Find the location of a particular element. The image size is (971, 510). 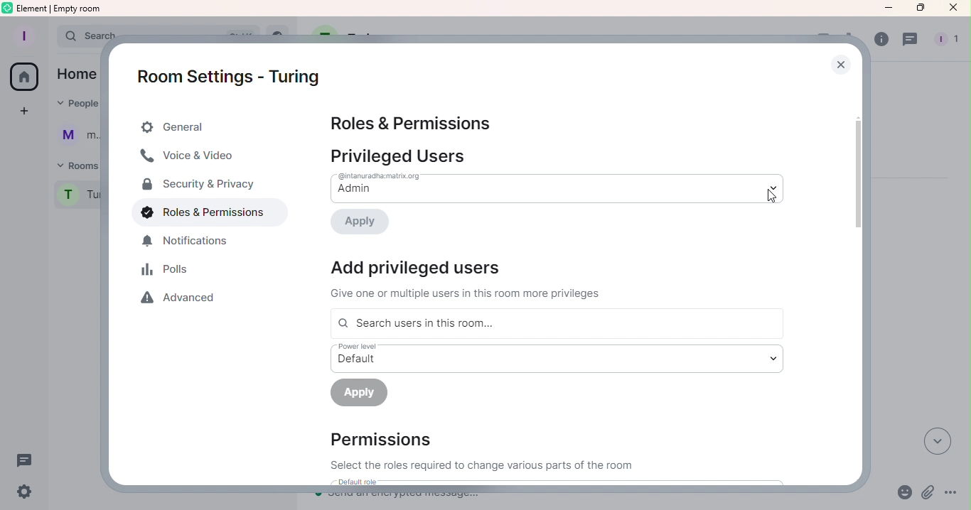

Scroll to most recent messages is located at coordinates (935, 441).